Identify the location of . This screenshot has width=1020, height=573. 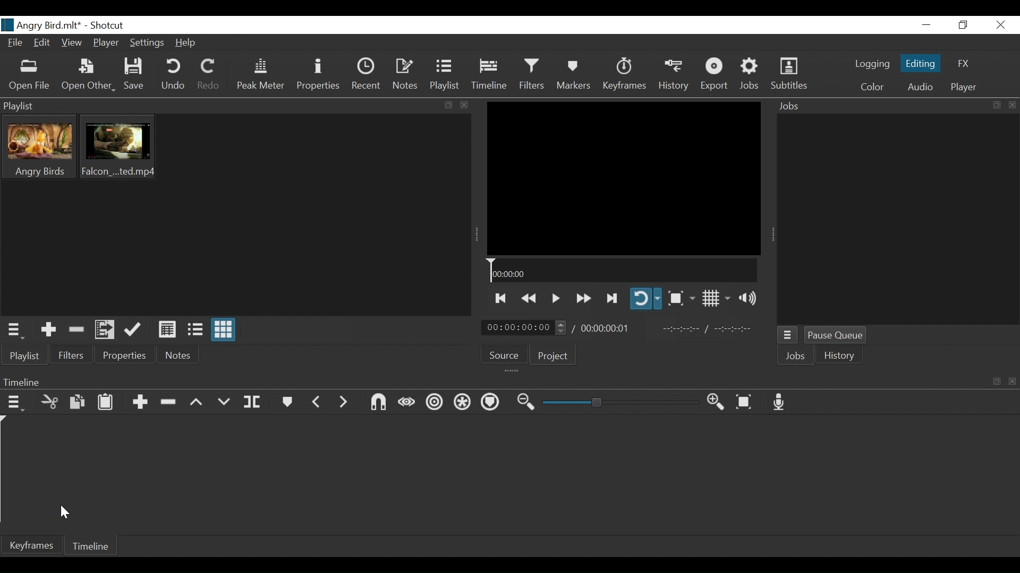
(366, 75).